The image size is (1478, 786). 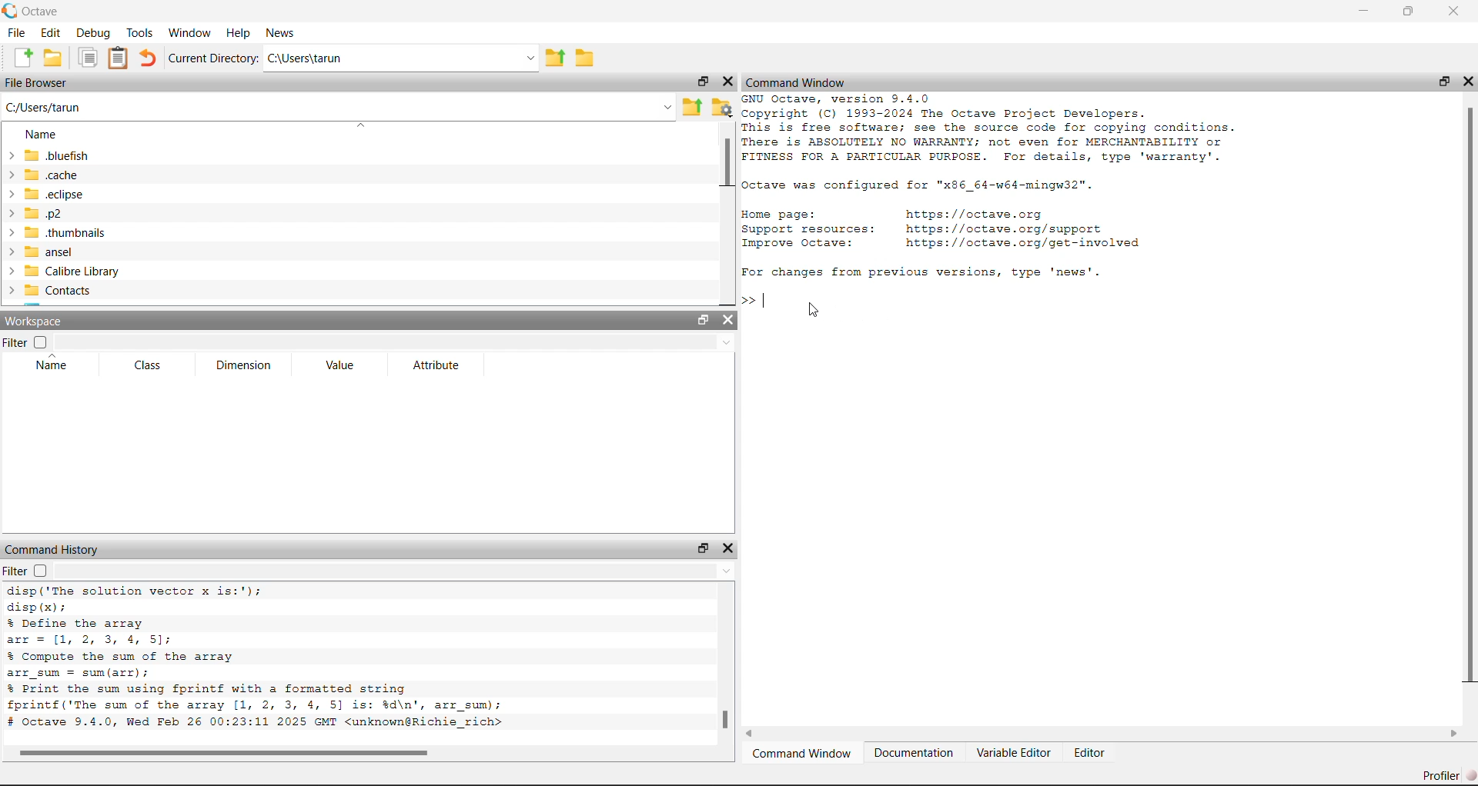 I want to click on drop down, so click(x=397, y=340).